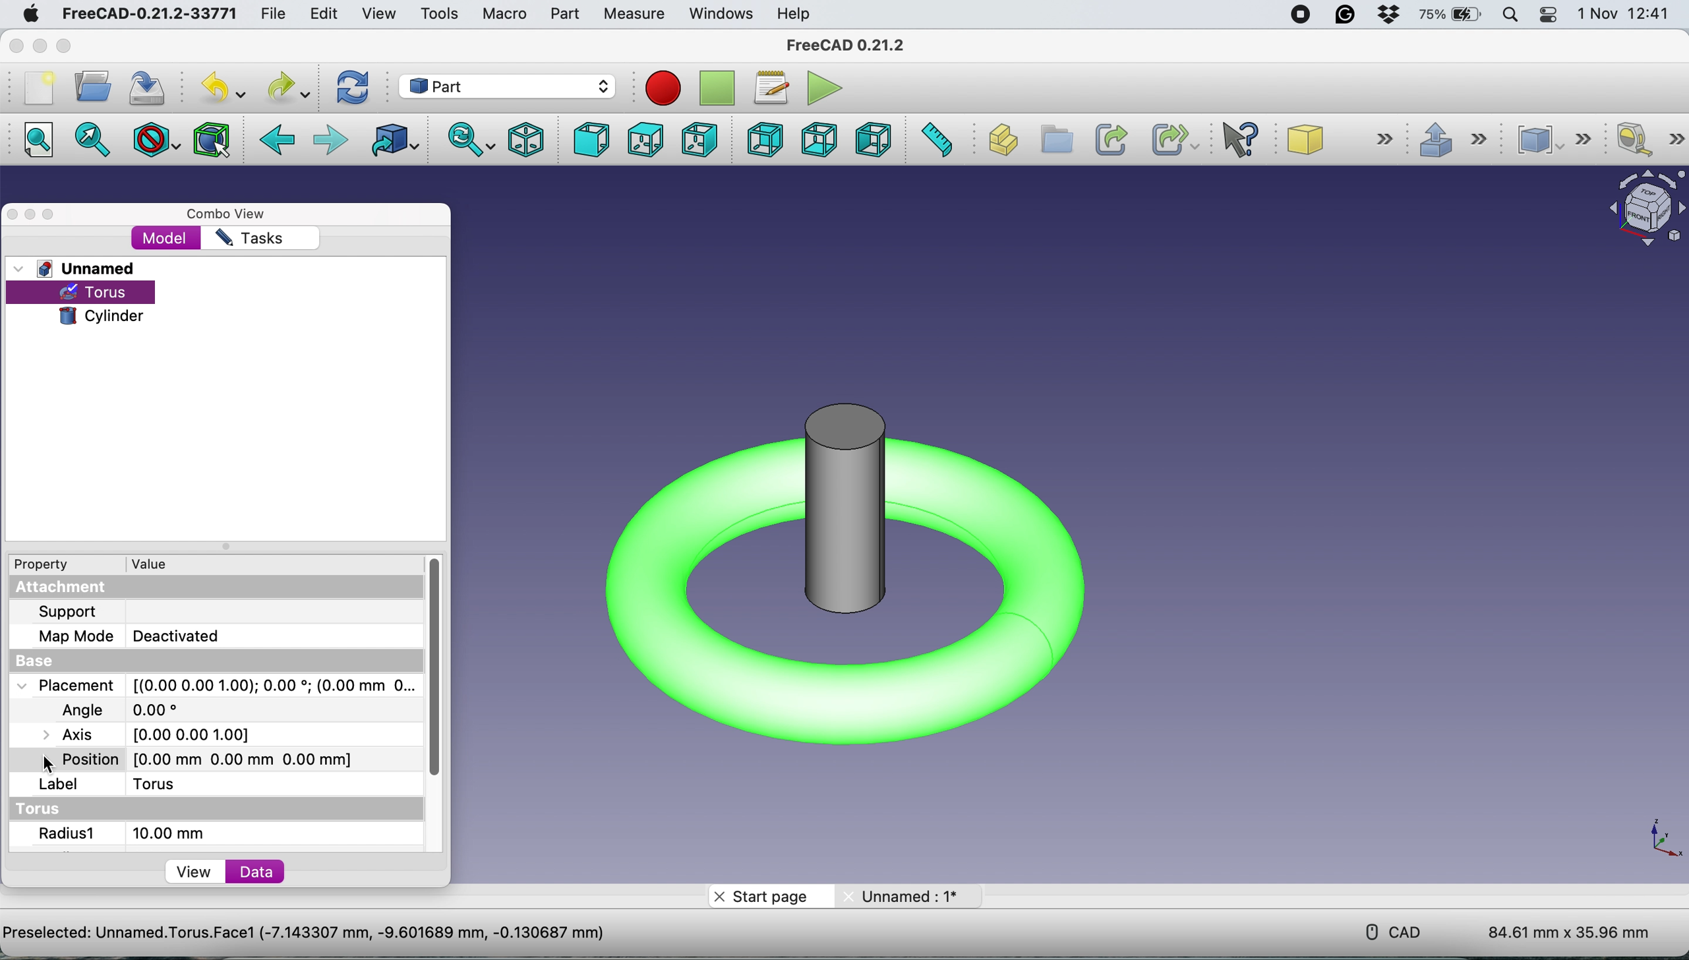  What do you see at coordinates (471, 142) in the screenshot?
I see `sync view` at bounding box center [471, 142].